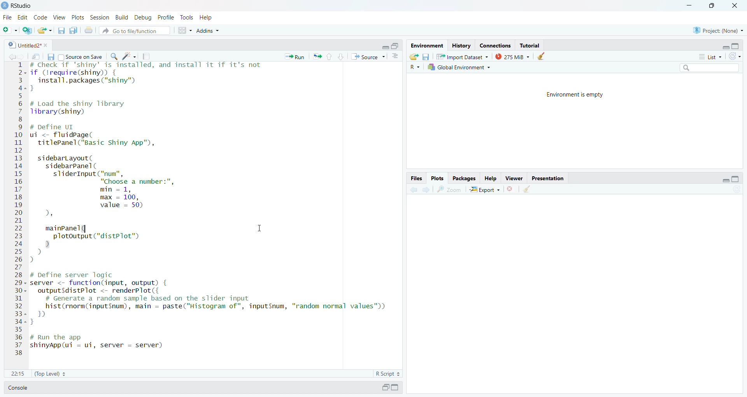  Describe the element at coordinates (710, 67) in the screenshot. I see `search` at that location.